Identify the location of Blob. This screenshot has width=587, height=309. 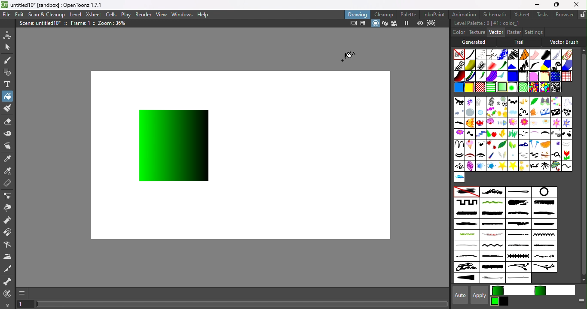
(534, 76).